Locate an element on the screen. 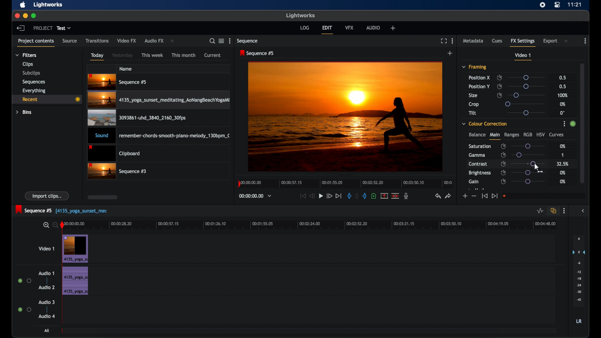 The width and height of the screenshot is (601, 338). close is located at coordinates (17, 15).